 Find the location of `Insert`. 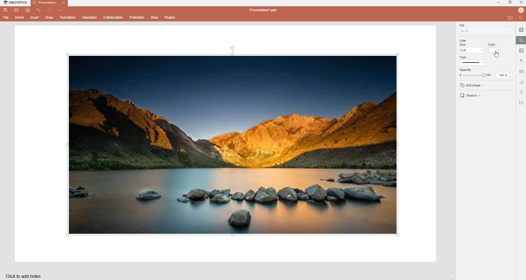

Insert is located at coordinates (35, 17).